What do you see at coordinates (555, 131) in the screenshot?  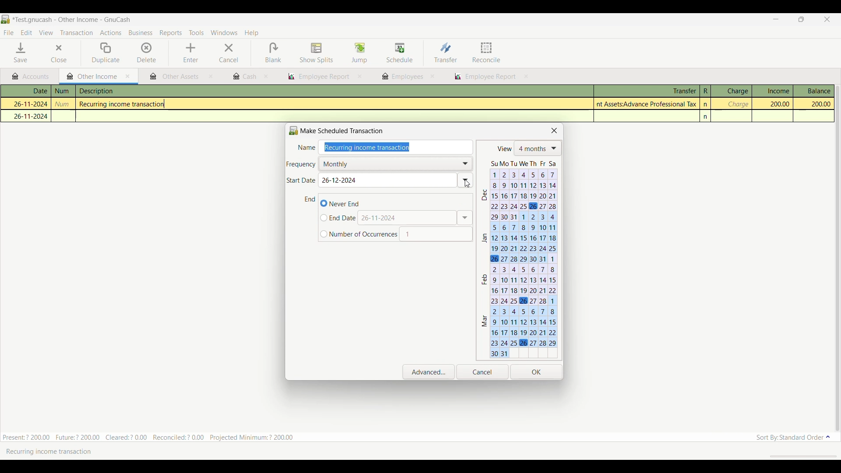 I see `Close scheduled ` at bounding box center [555, 131].